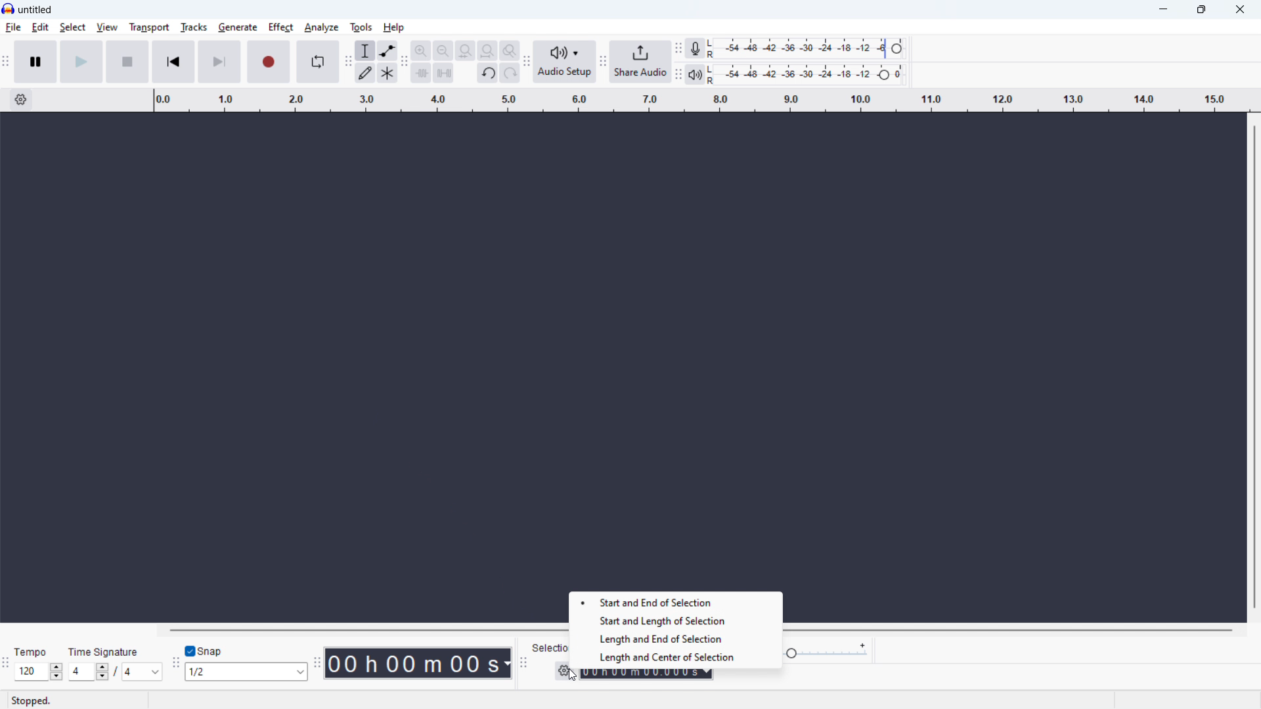 This screenshot has height=709, width=1261. I want to click on horizontal scrollbar, so click(365, 628).